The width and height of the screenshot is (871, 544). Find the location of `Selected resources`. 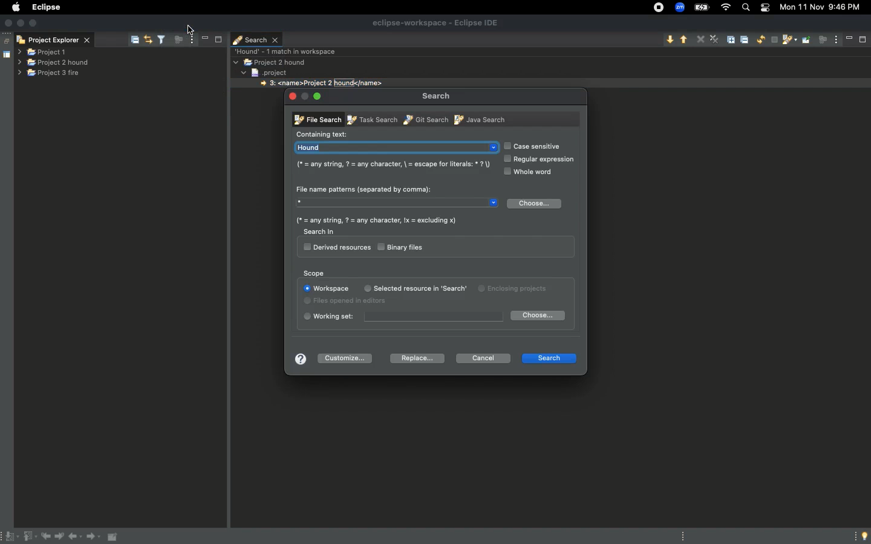

Selected resources is located at coordinates (401, 288).